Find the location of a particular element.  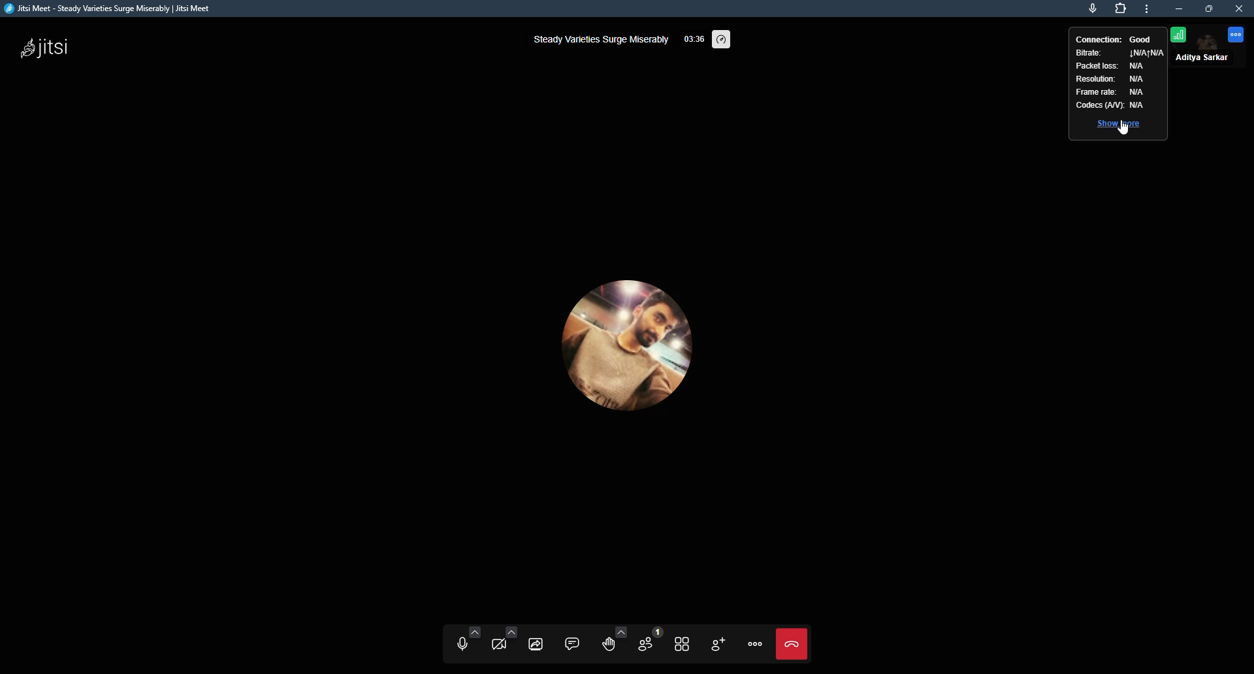

maximize is located at coordinates (1212, 10).